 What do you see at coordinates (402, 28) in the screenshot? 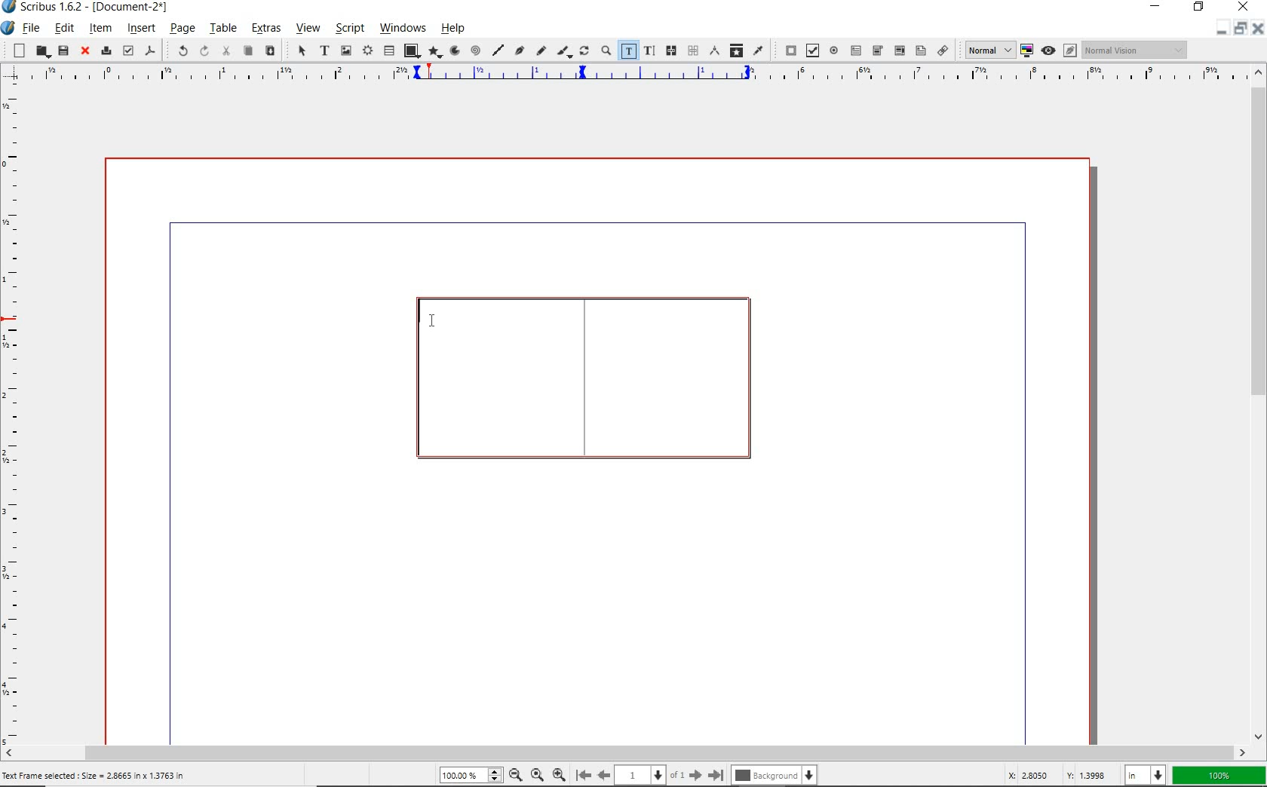
I see `windows` at bounding box center [402, 28].